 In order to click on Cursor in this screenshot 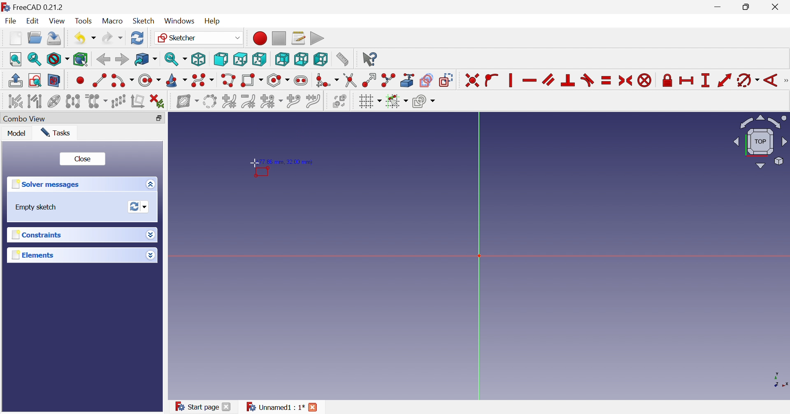, I will do `click(254, 164)`.